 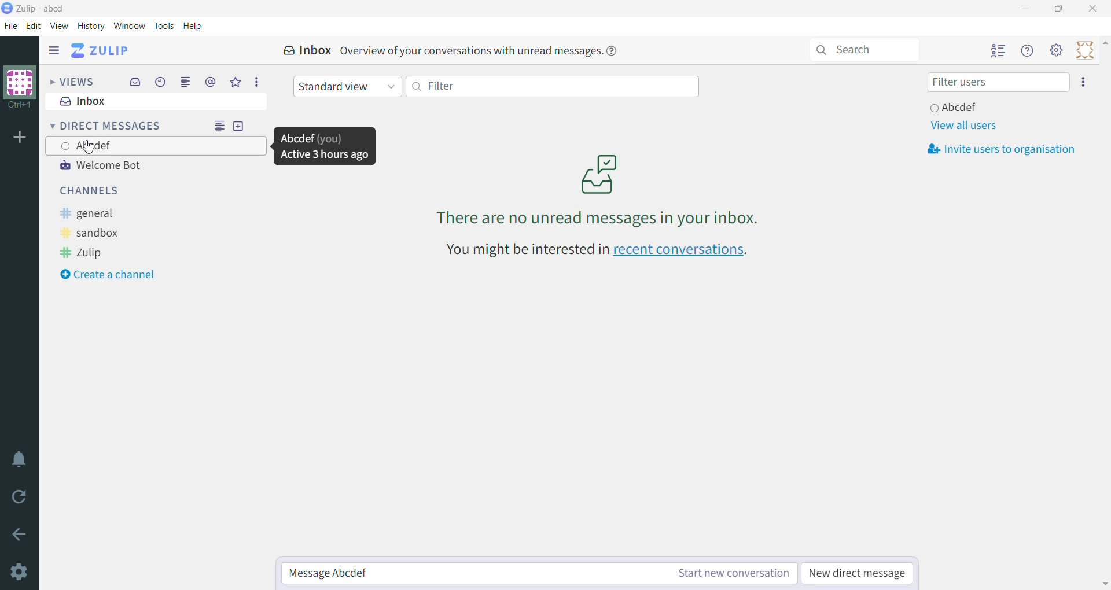 What do you see at coordinates (239, 125) in the screenshot?
I see `New Direct Message` at bounding box center [239, 125].